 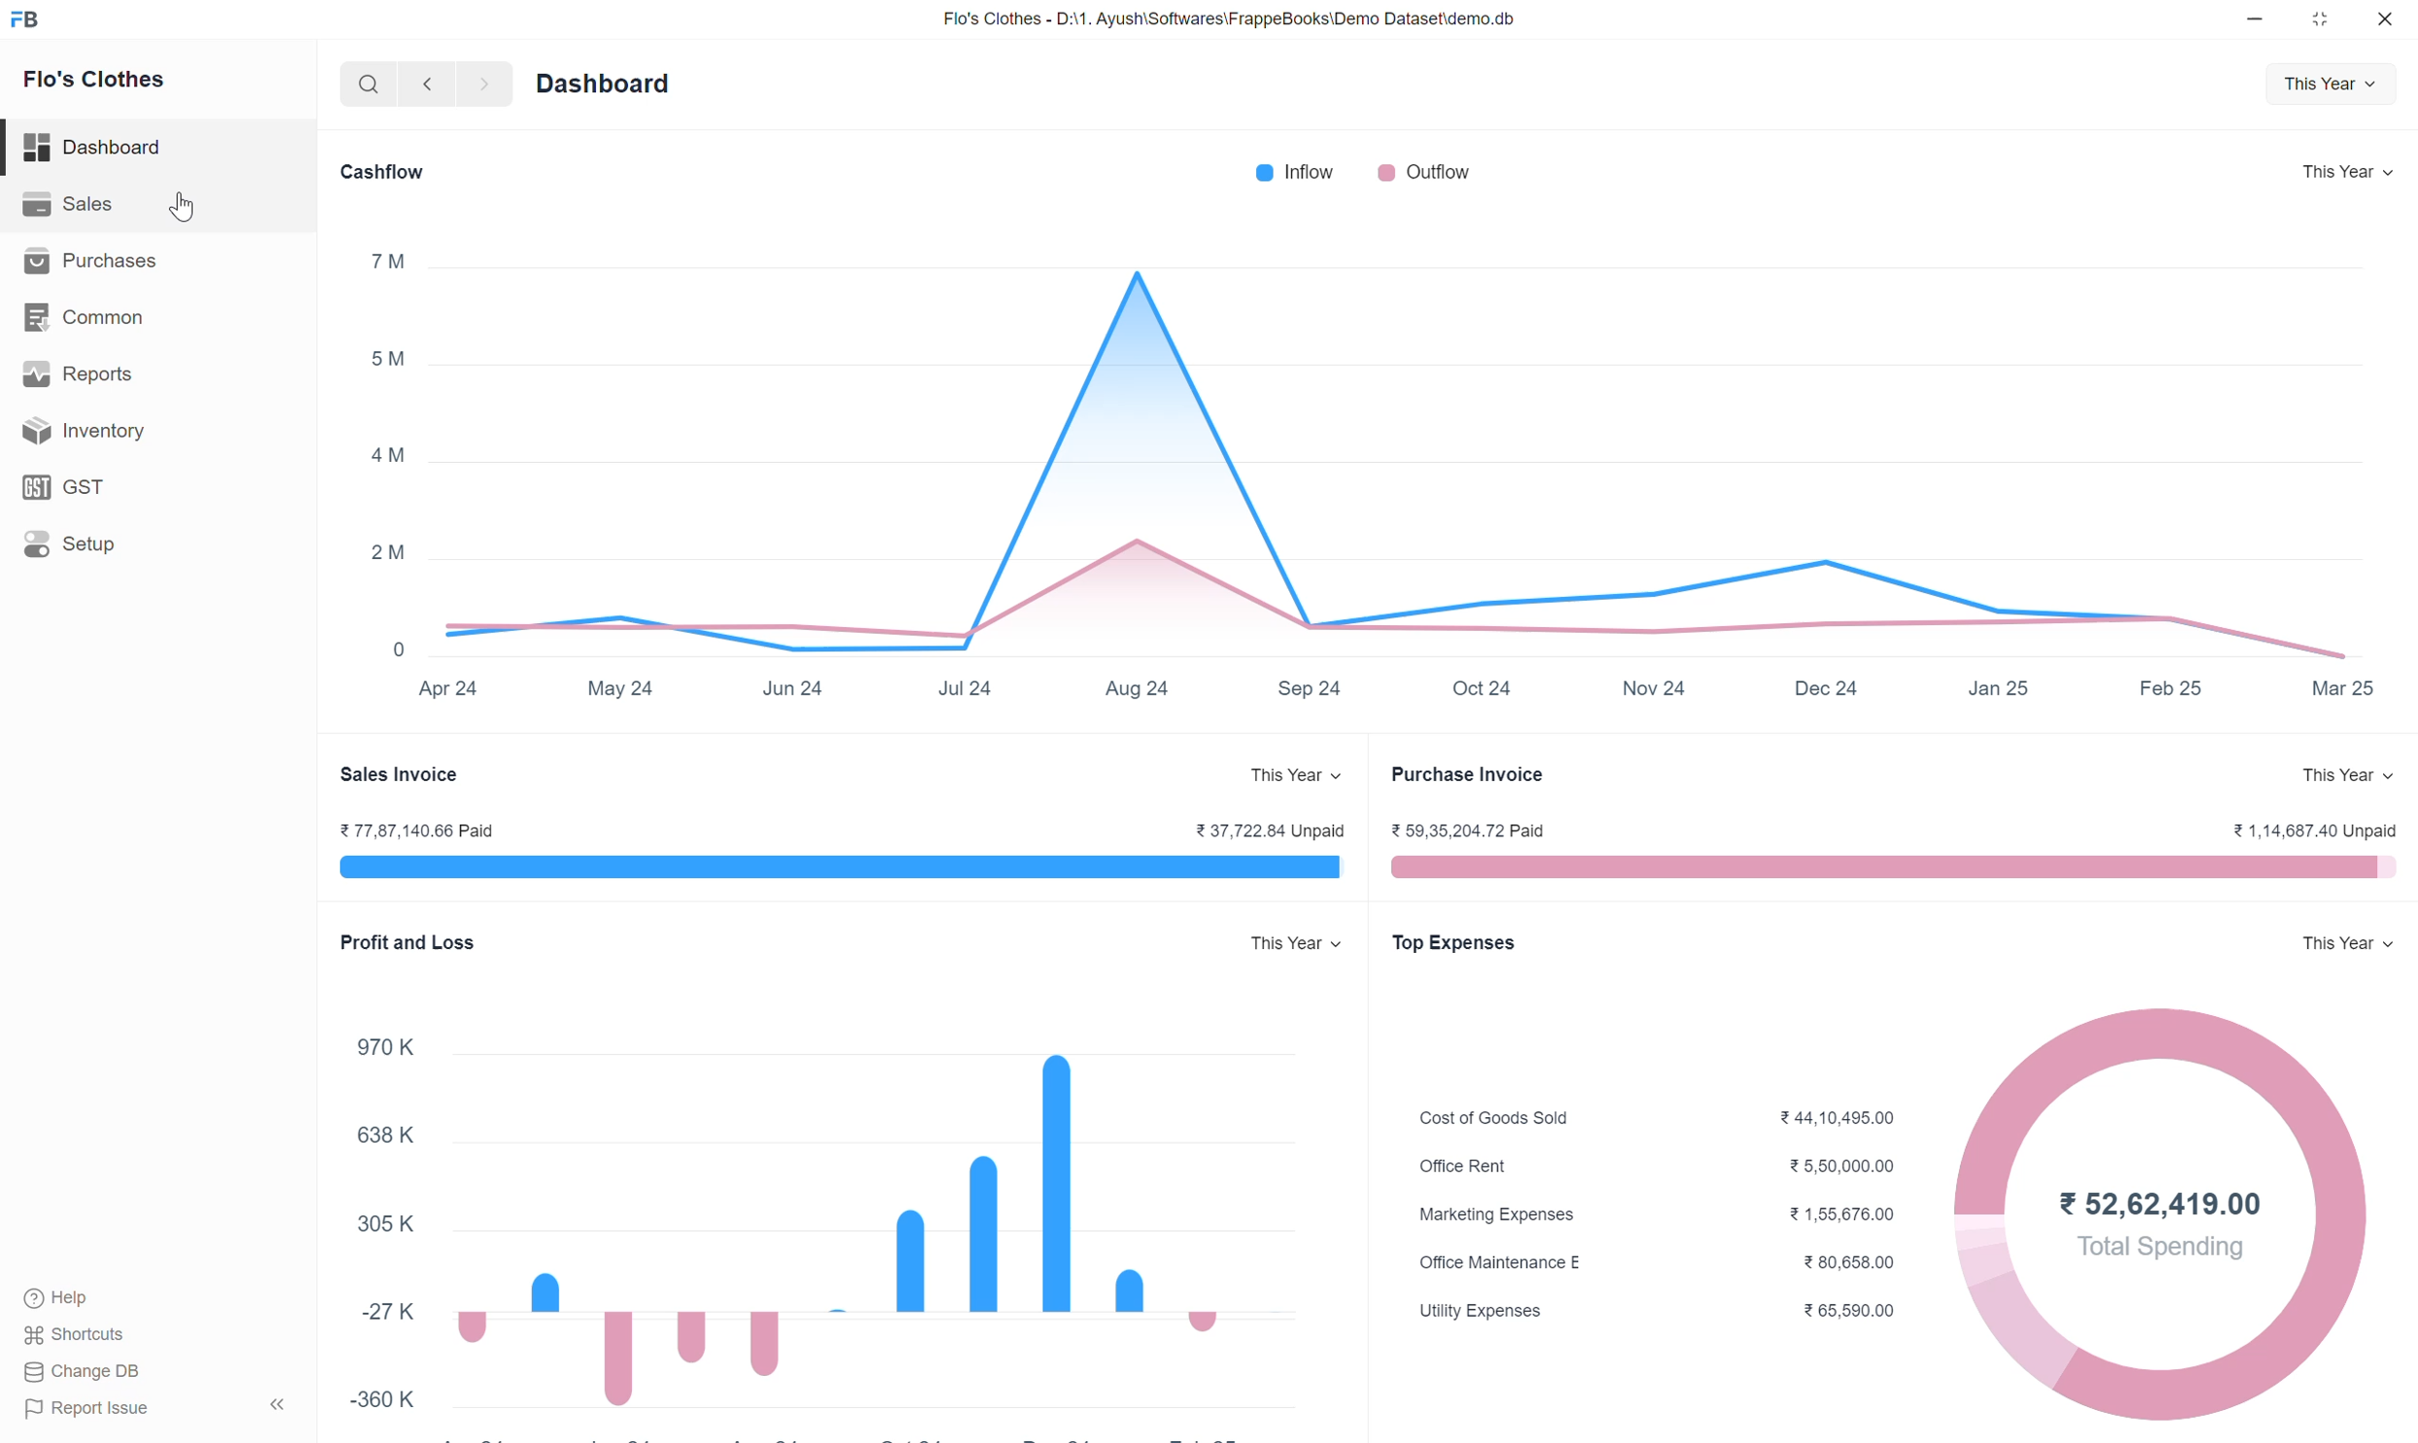 I want to click on Report Issue , so click(x=103, y=1412).